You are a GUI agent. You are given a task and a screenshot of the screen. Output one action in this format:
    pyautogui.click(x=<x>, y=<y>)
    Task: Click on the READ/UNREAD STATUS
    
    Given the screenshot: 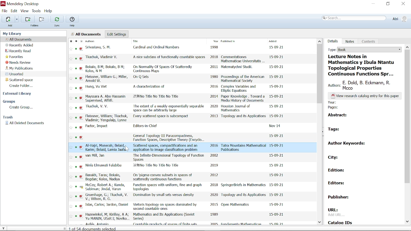 What is the action you would take?
    pyautogui.click(x=76, y=133)
    